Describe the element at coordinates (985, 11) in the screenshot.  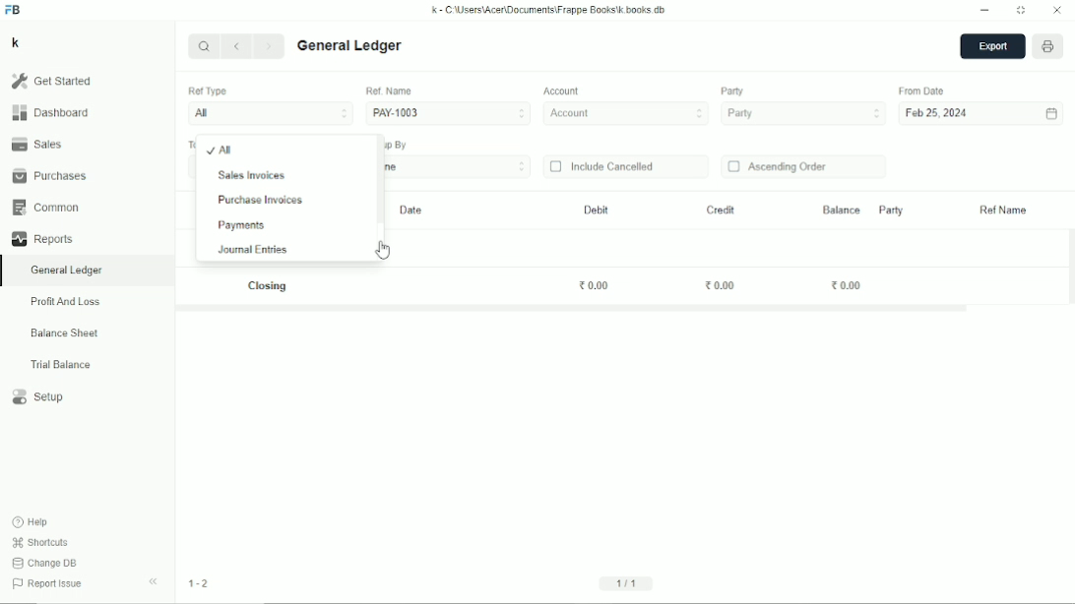
I see `Minimize` at that location.